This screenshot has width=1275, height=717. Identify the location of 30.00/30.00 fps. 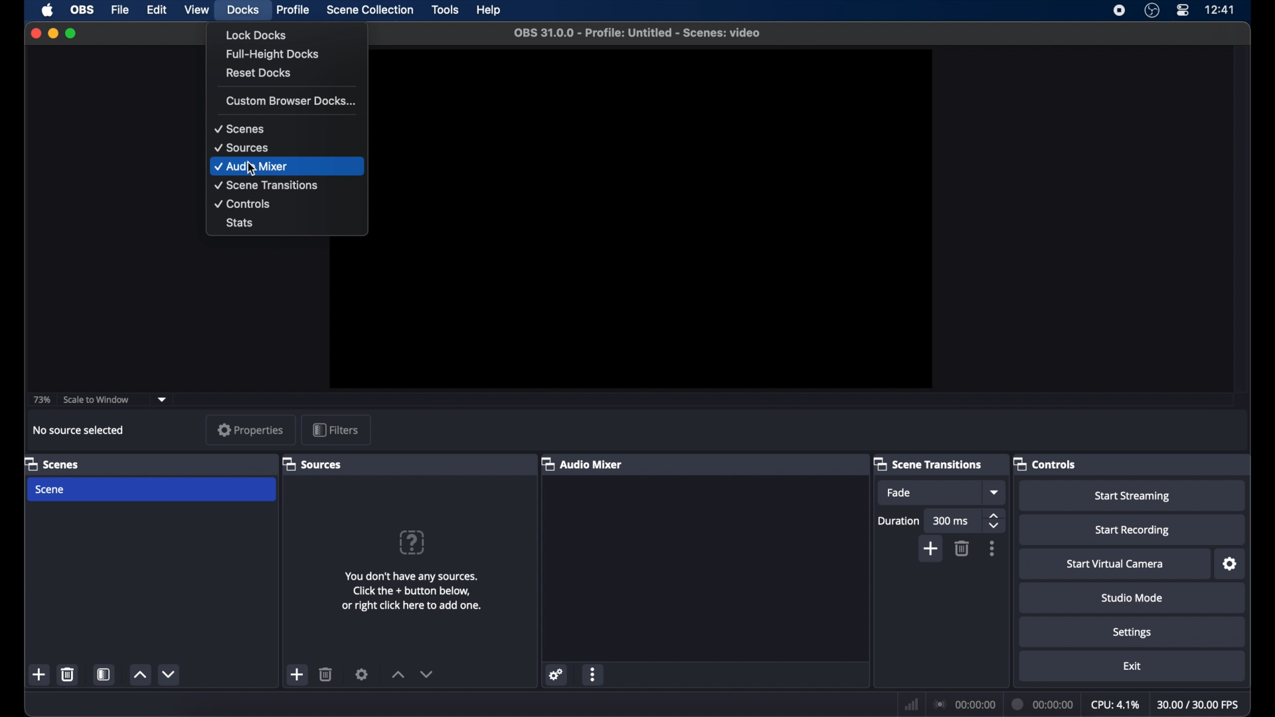
(1201, 705).